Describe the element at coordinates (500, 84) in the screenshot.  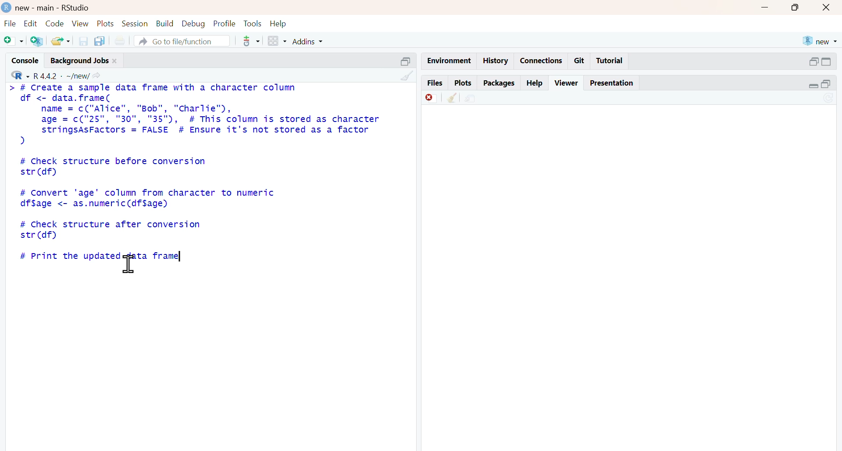
I see `packages` at that location.